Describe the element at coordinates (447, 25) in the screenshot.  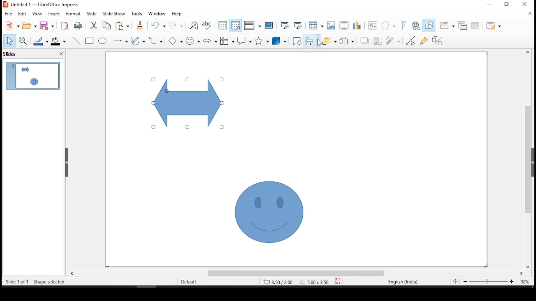
I see `new slide` at that location.